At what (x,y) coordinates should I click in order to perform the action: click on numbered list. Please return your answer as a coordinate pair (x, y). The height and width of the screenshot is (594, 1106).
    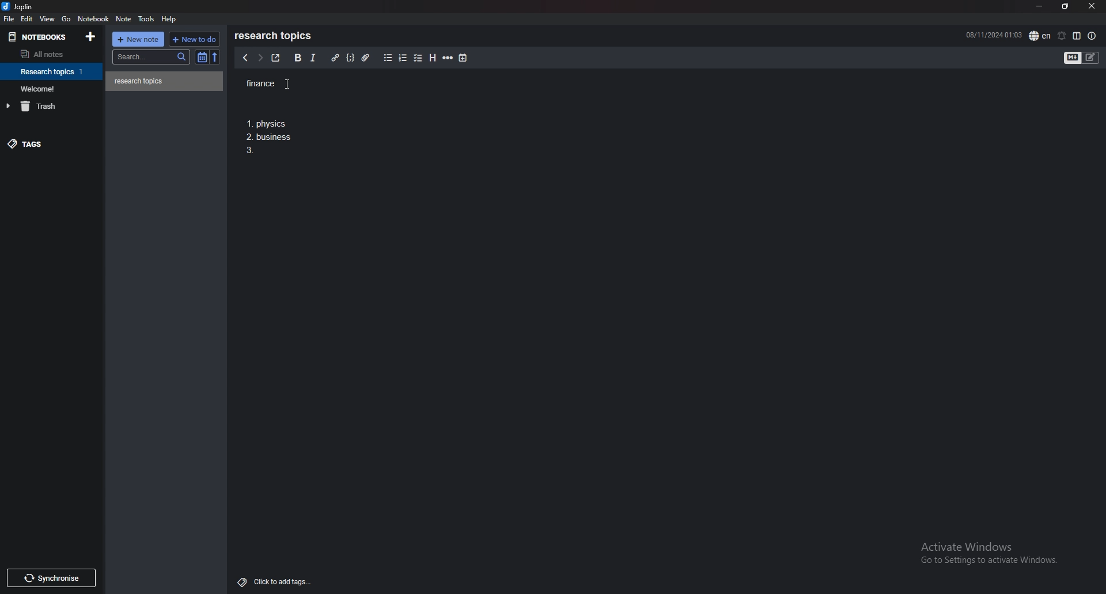
    Looking at the image, I should click on (404, 58).